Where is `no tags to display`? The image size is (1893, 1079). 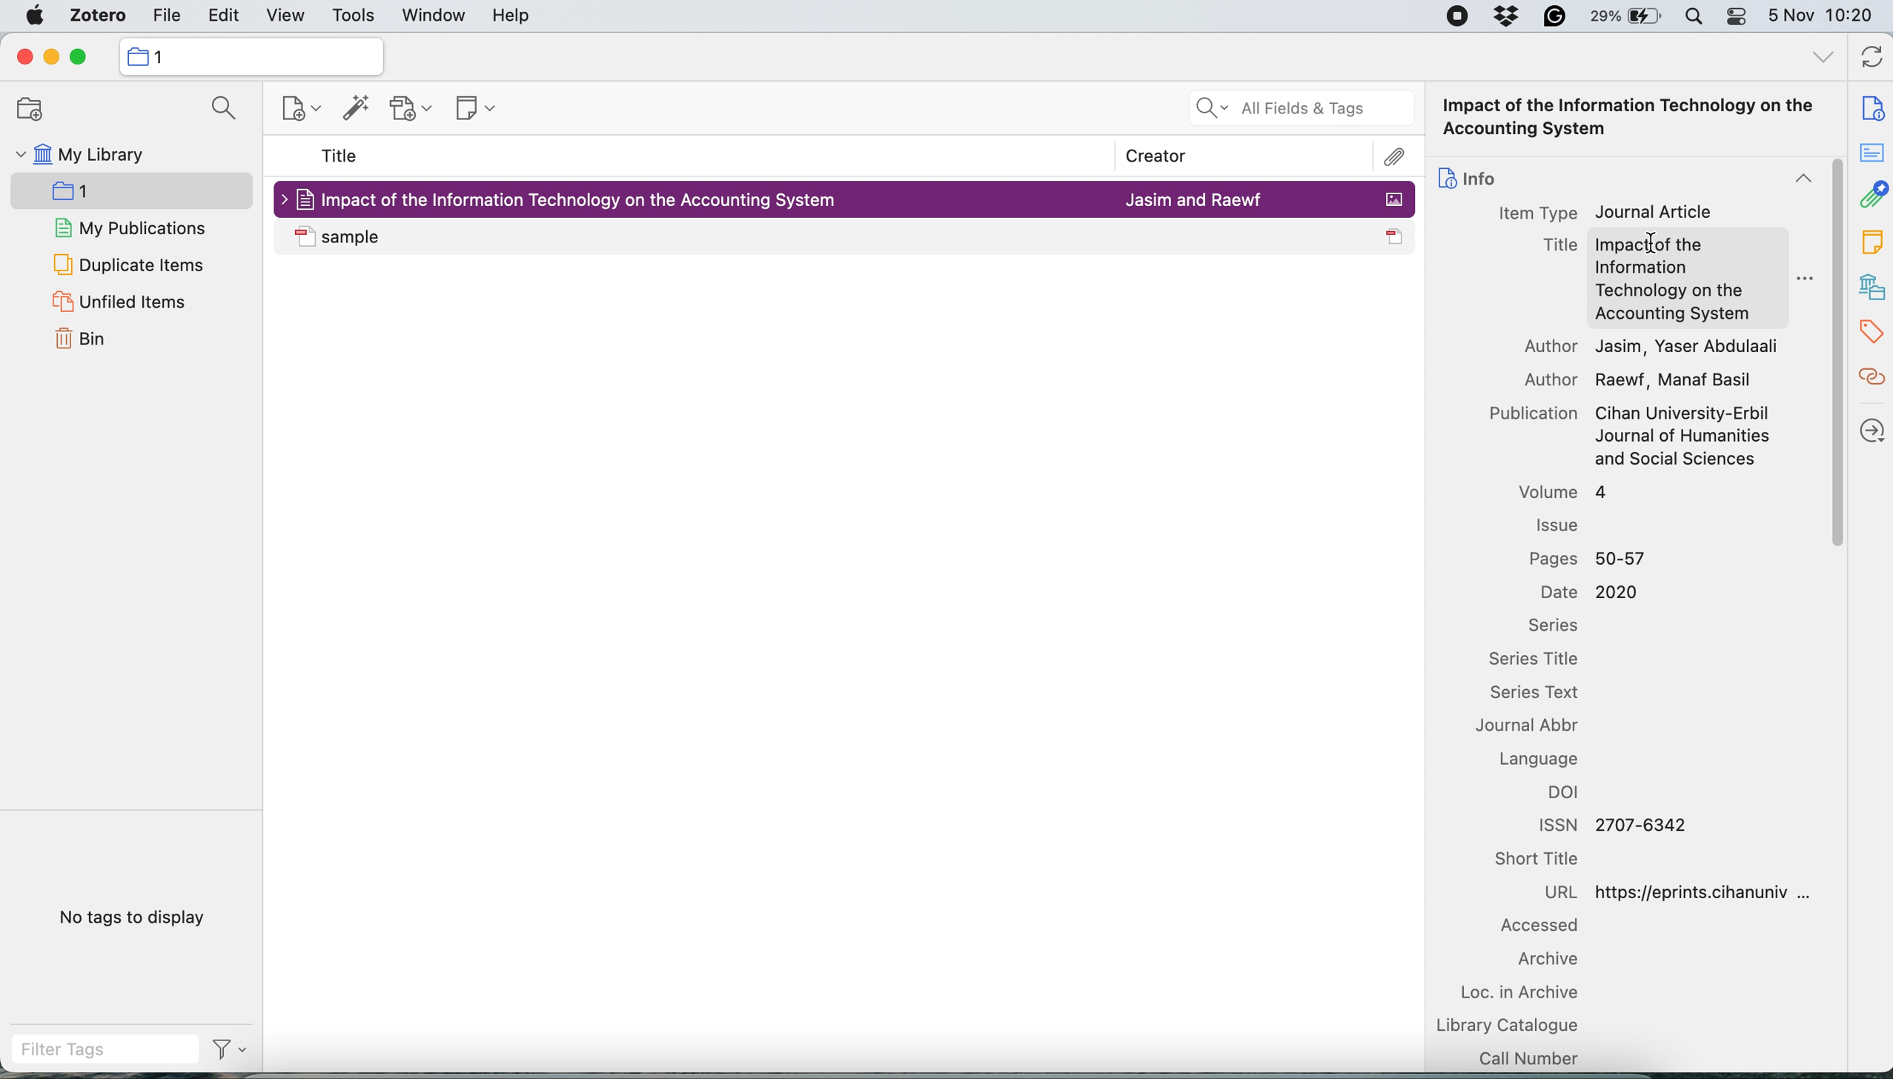 no tags to display is located at coordinates (133, 917).